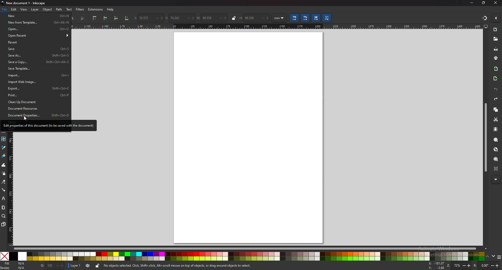 This screenshot has height=270, width=502. Describe the element at coordinates (486, 138) in the screenshot. I see `scroll bar` at that location.